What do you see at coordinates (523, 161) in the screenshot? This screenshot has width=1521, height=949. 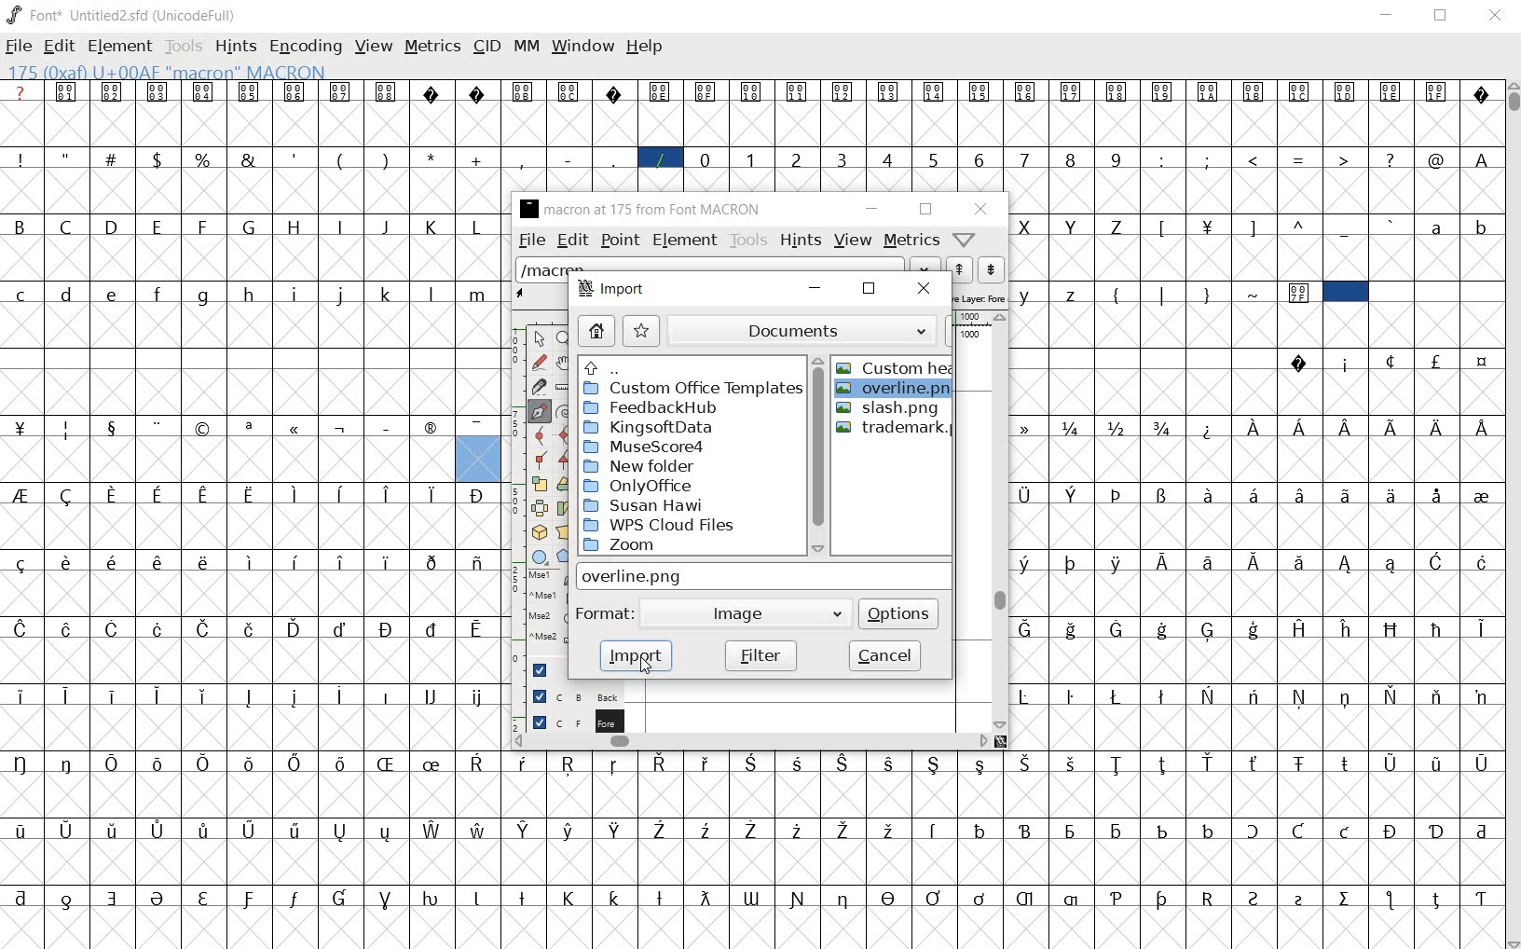 I see `,` at bounding box center [523, 161].